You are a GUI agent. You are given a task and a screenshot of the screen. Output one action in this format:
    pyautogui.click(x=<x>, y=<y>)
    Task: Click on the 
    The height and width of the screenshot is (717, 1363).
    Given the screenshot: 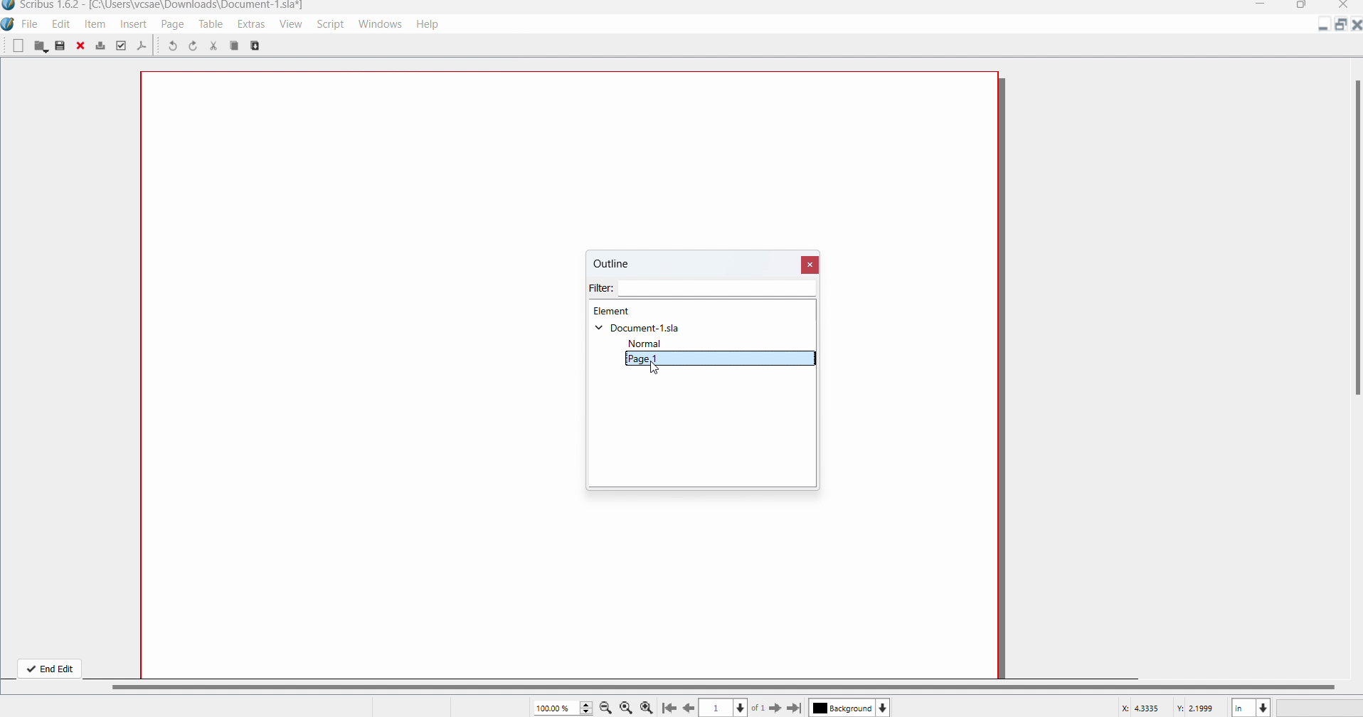 What is the action you would take?
    pyautogui.click(x=40, y=46)
    